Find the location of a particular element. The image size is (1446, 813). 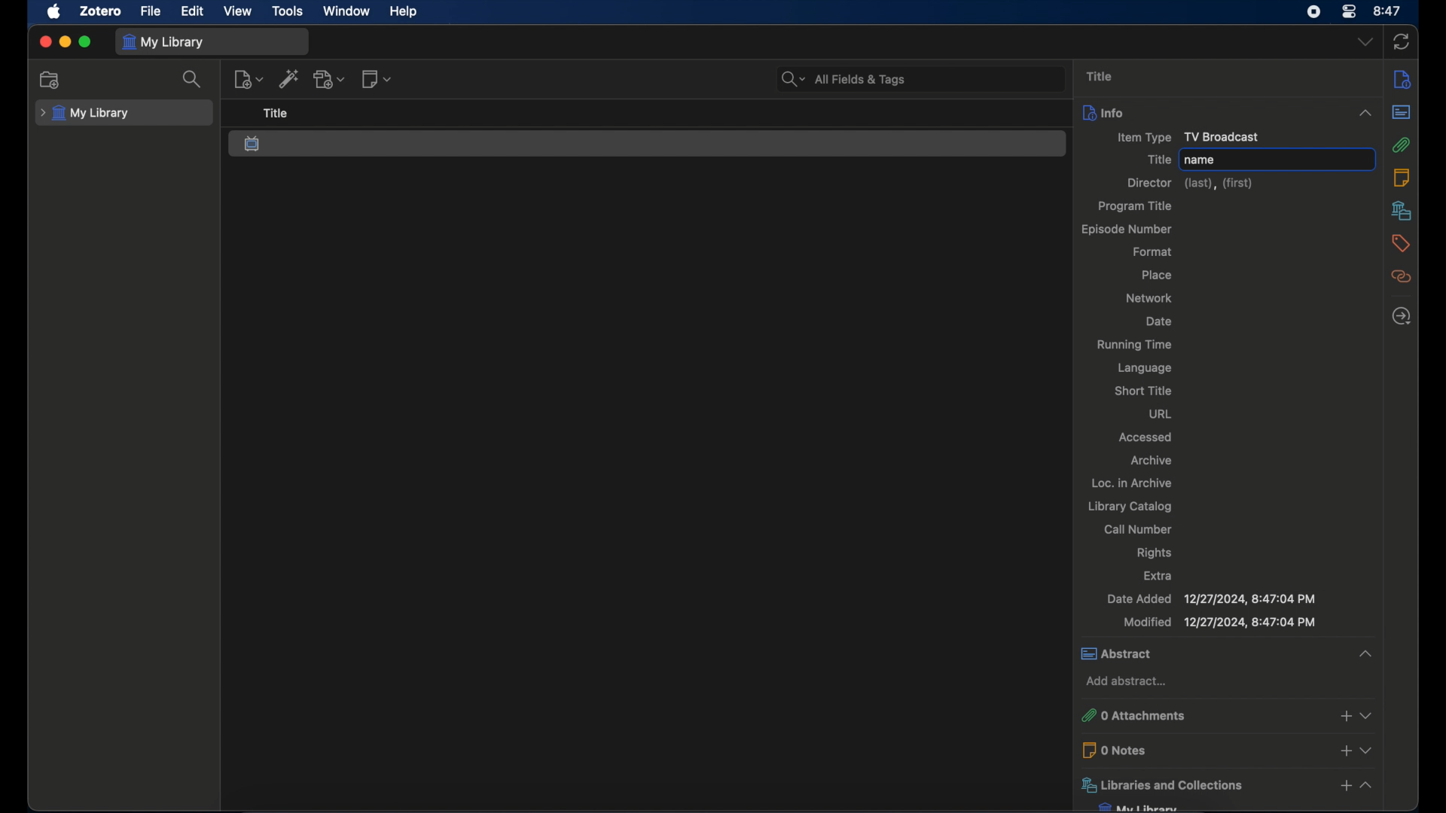

edit is located at coordinates (194, 12).